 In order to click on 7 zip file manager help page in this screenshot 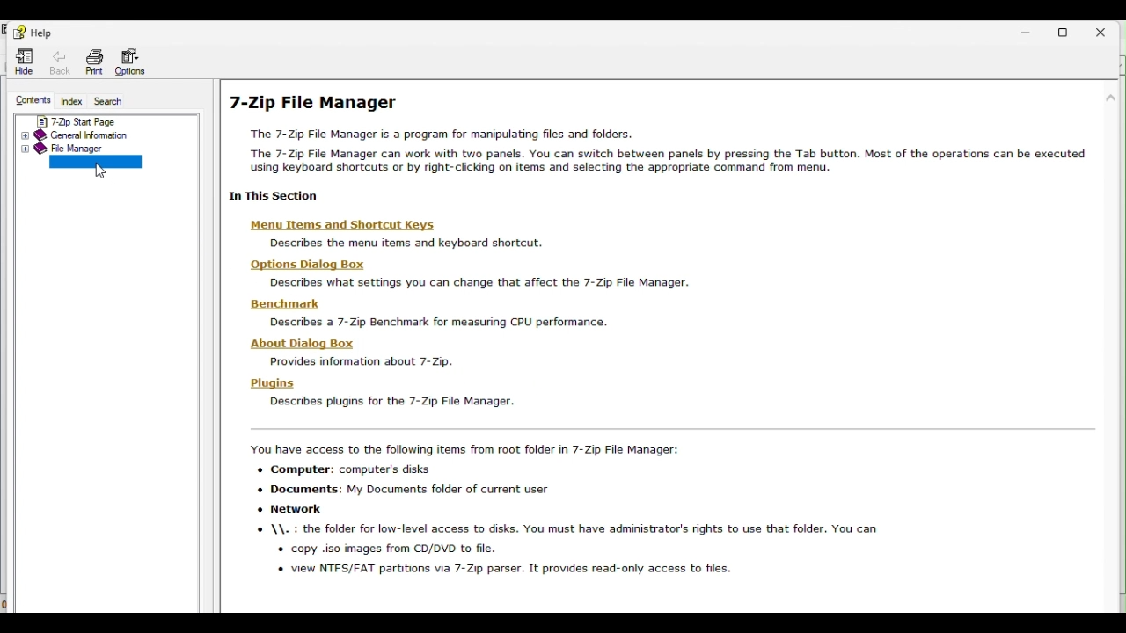, I will do `click(674, 144)`.